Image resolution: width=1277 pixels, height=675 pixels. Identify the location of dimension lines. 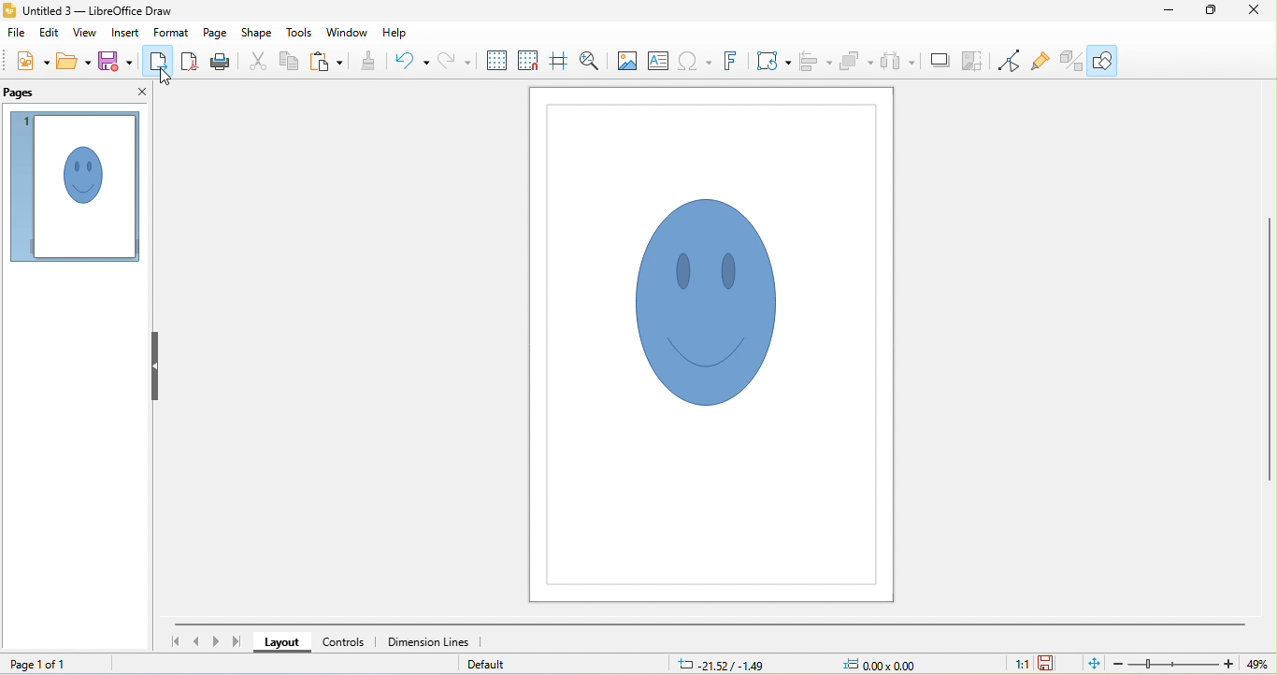
(428, 640).